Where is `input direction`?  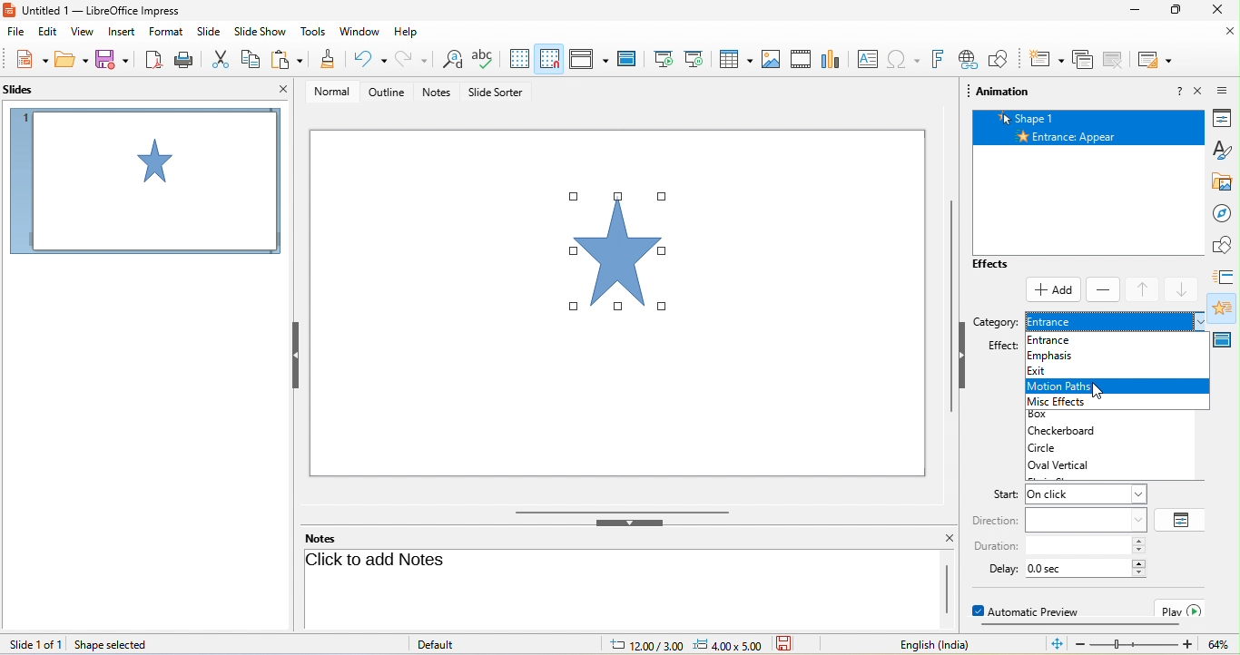
input direction is located at coordinates (1086, 519).